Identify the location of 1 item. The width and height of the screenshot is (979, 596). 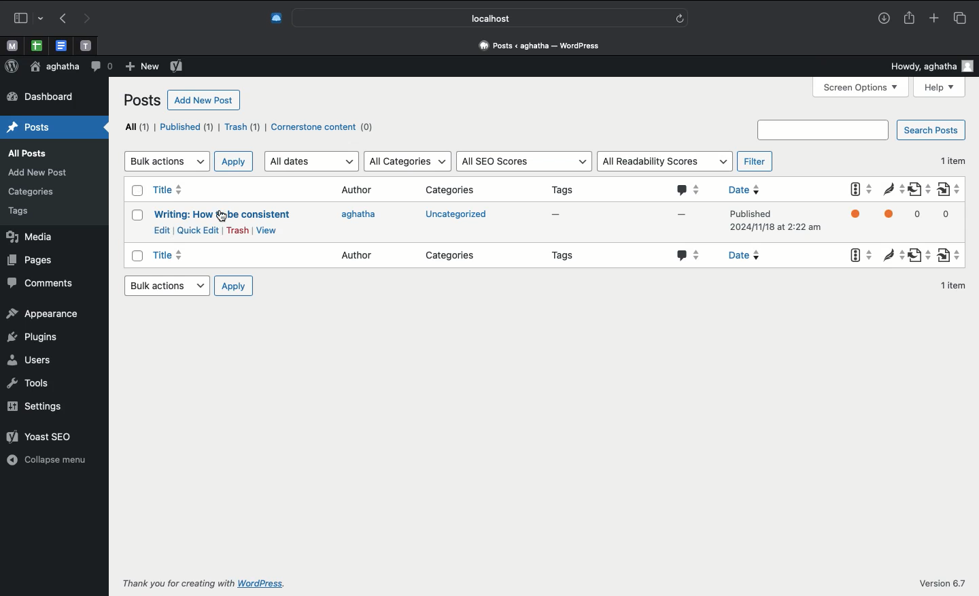
(954, 286).